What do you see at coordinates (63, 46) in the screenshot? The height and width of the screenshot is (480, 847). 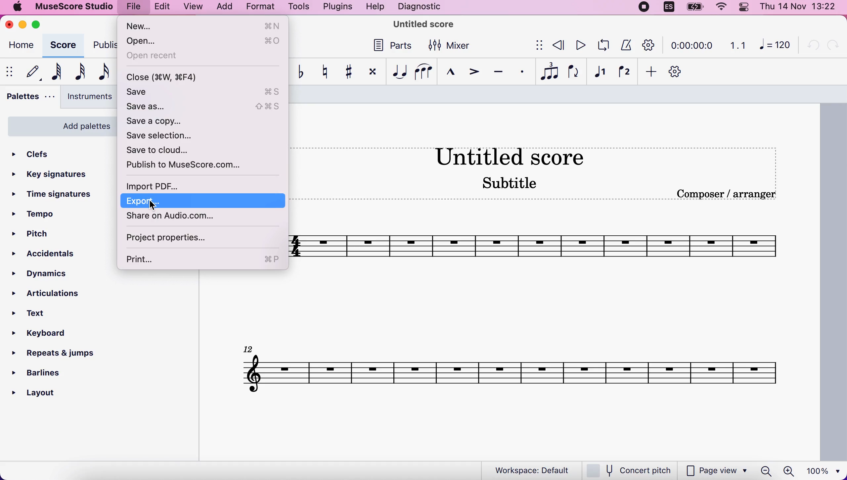 I see `score` at bounding box center [63, 46].